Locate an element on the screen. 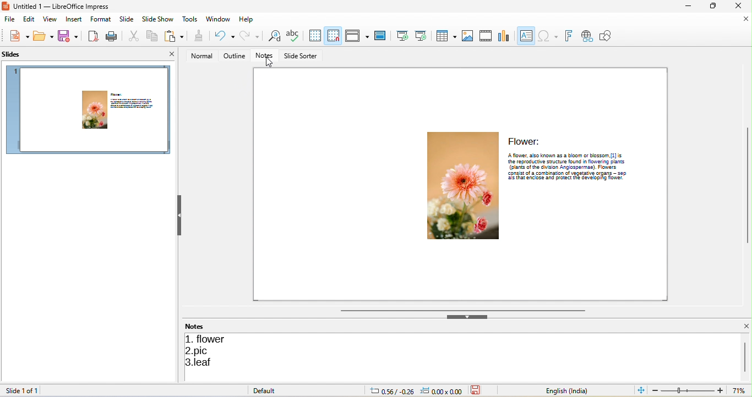 This screenshot has height=397, width=752. 0.00x0.00 is located at coordinates (443, 391).